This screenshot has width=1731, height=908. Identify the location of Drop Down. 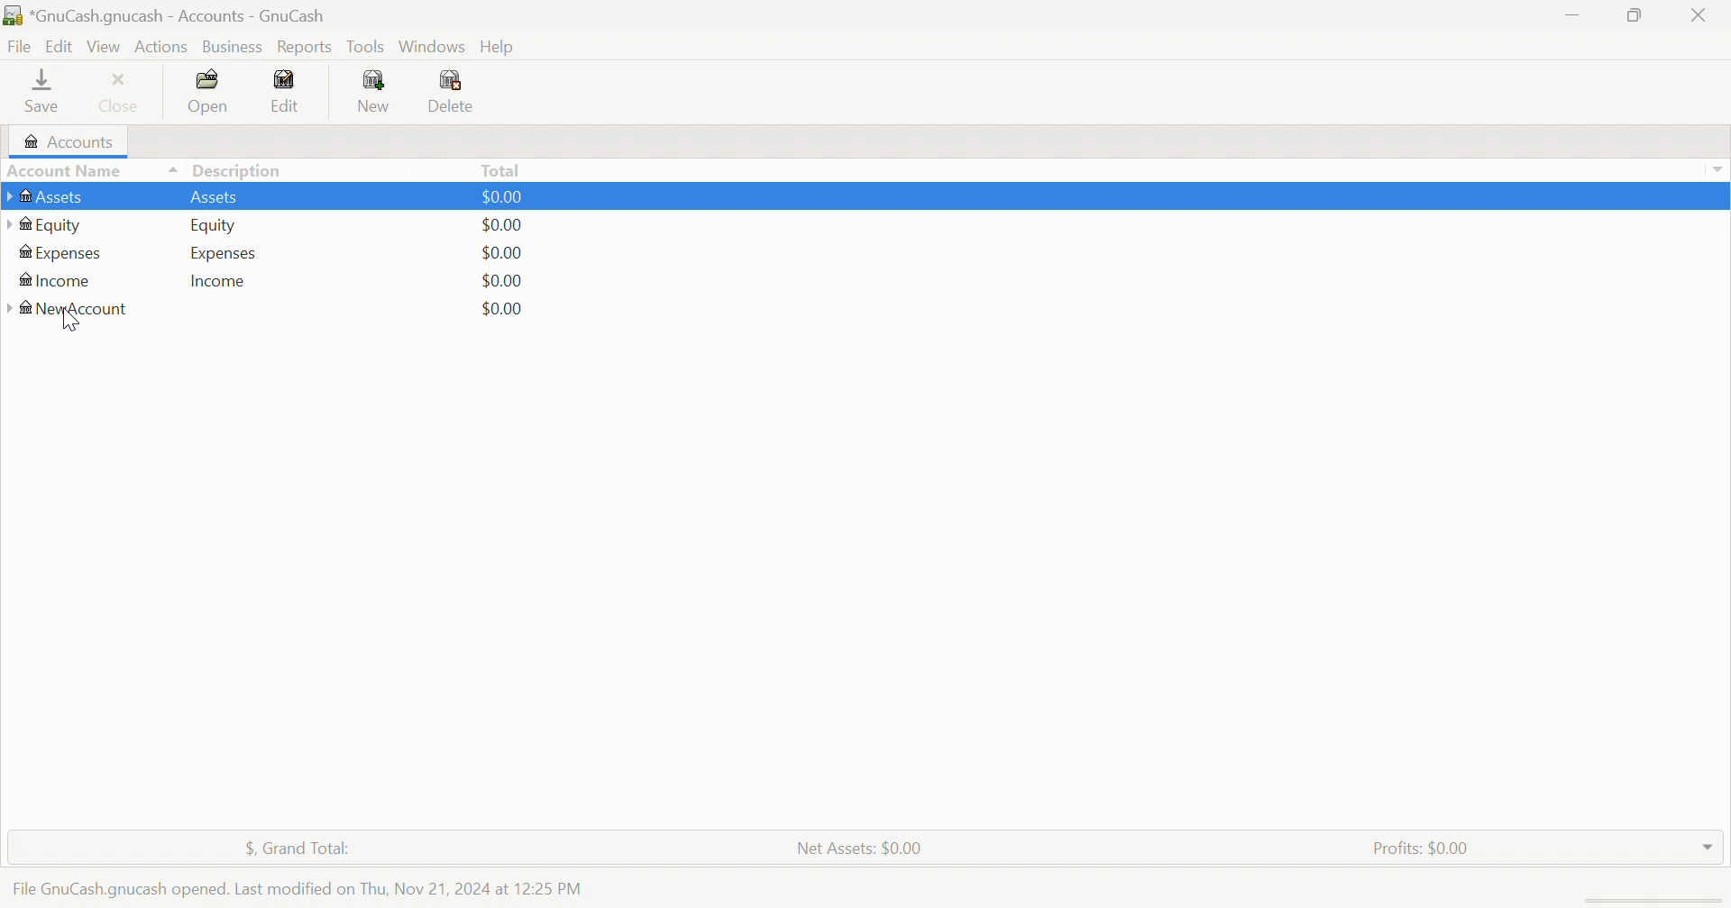
(1708, 842).